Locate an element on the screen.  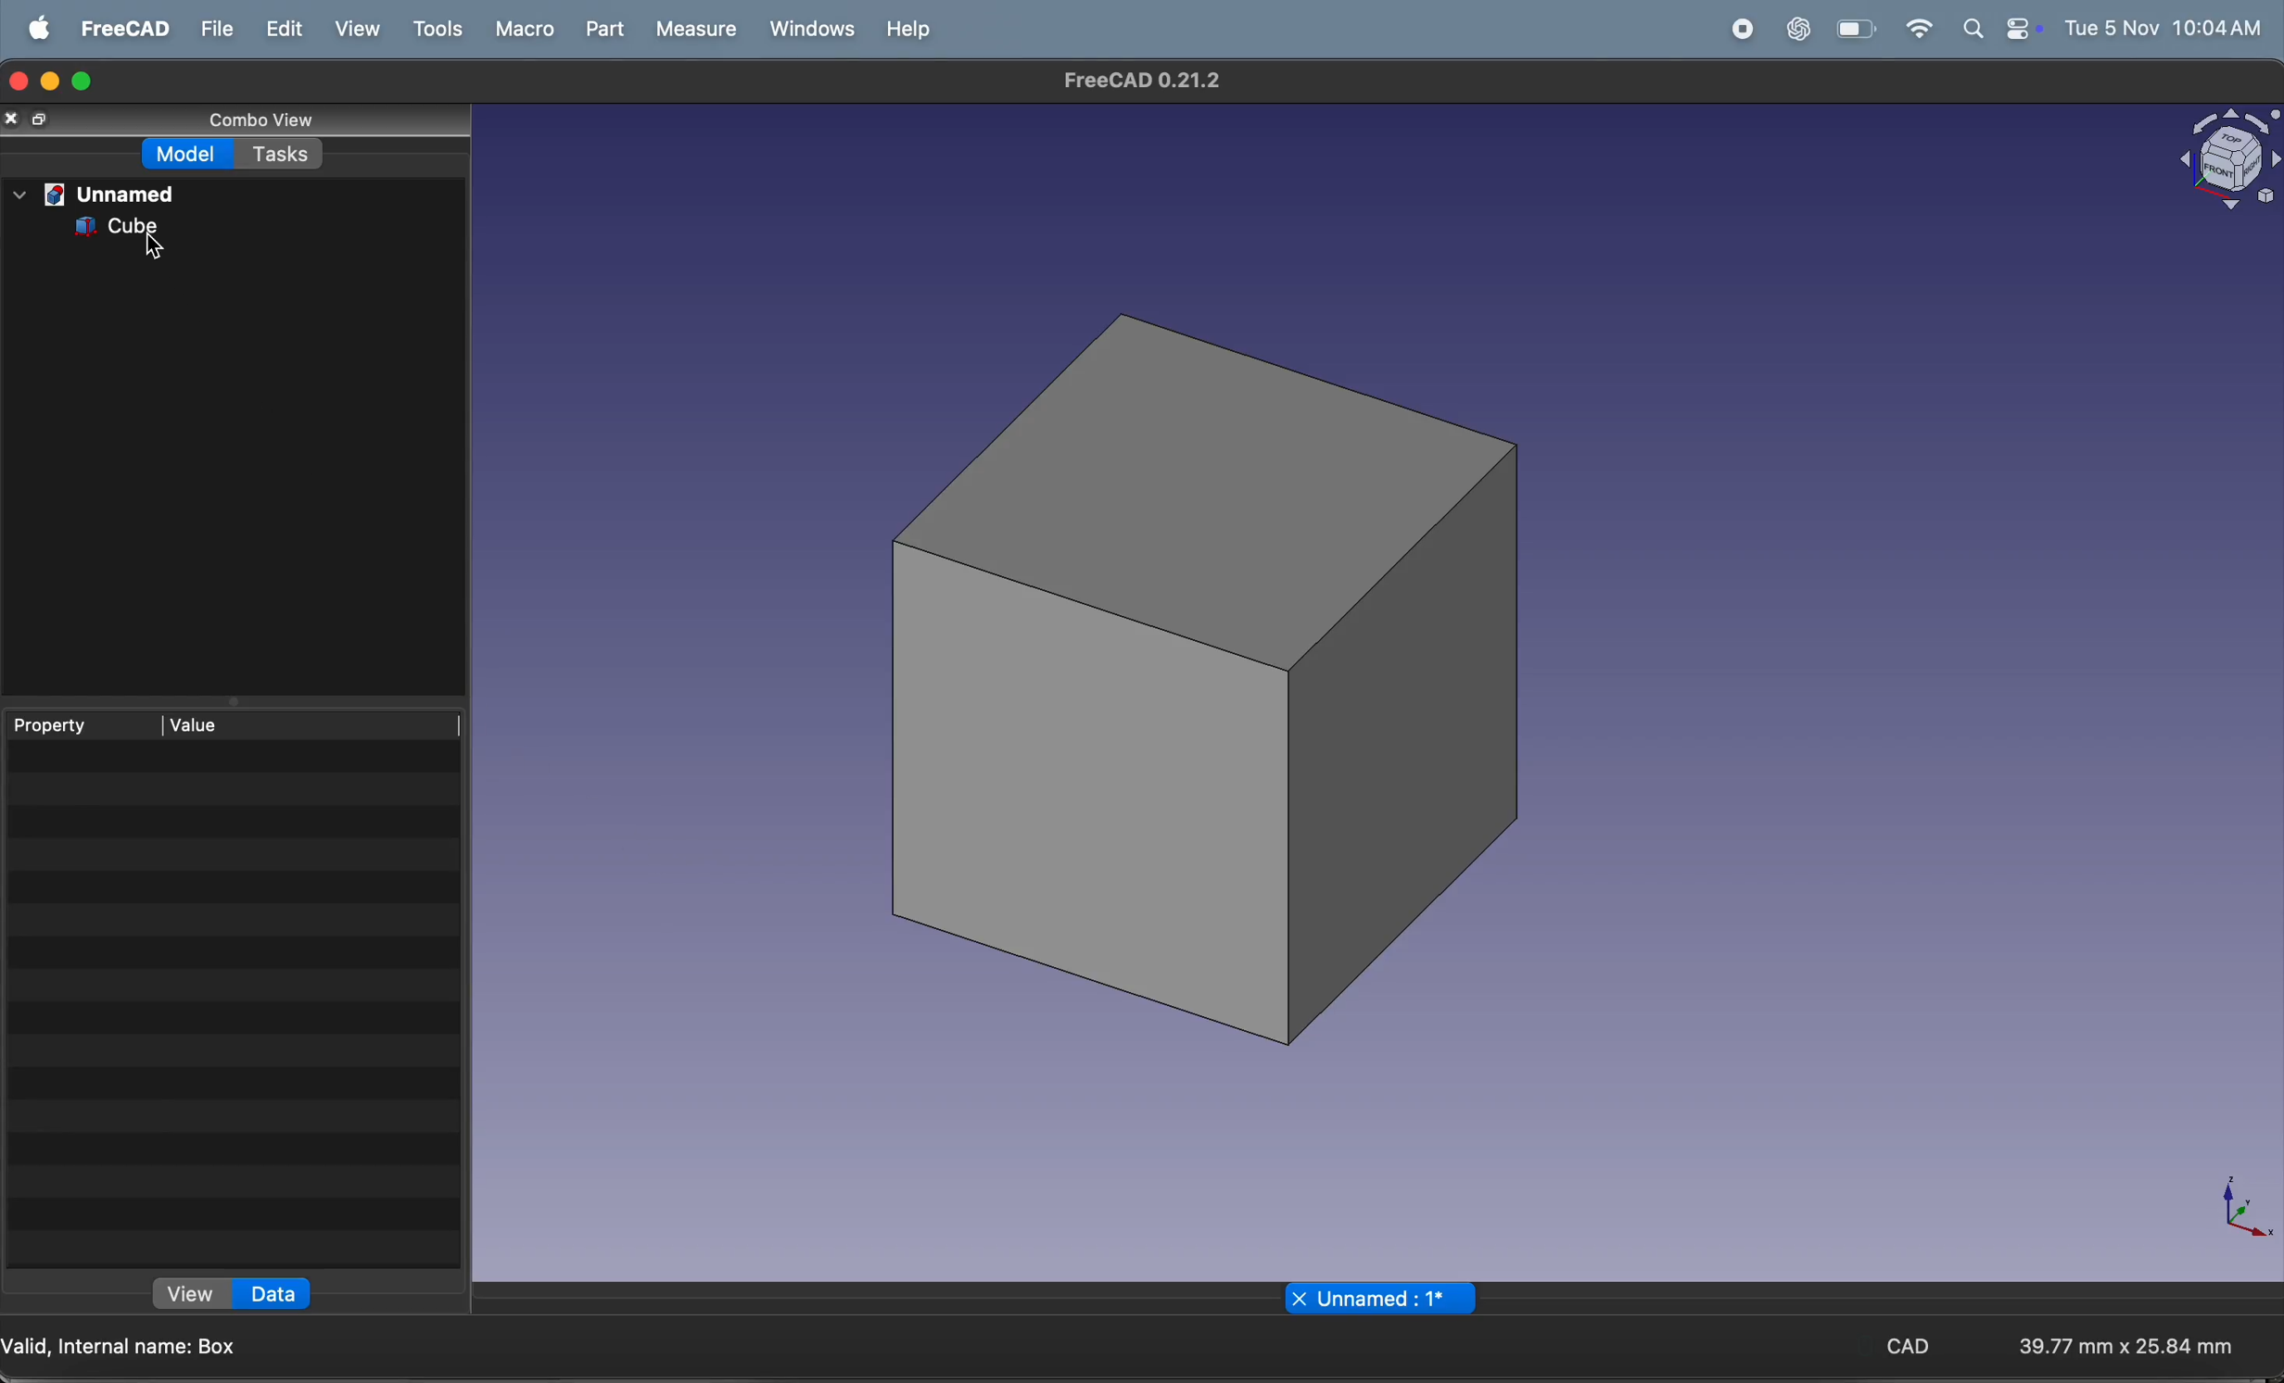
axis compass is located at coordinates (2247, 1210).